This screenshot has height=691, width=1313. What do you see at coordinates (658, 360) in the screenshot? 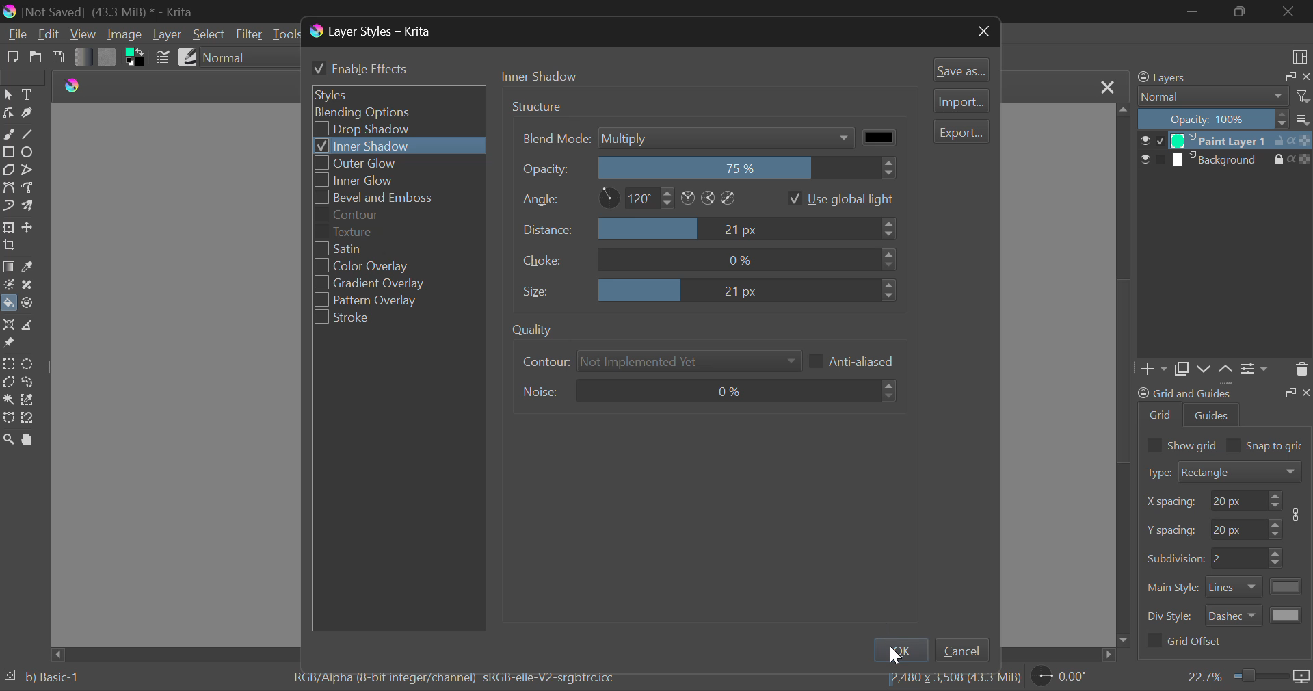
I see `Contour` at bounding box center [658, 360].